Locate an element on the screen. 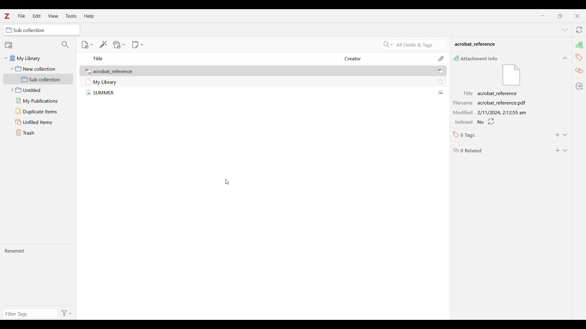 The height and width of the screenshot is (329, 586). Files in selected folder is located at coordinates (265, 83).